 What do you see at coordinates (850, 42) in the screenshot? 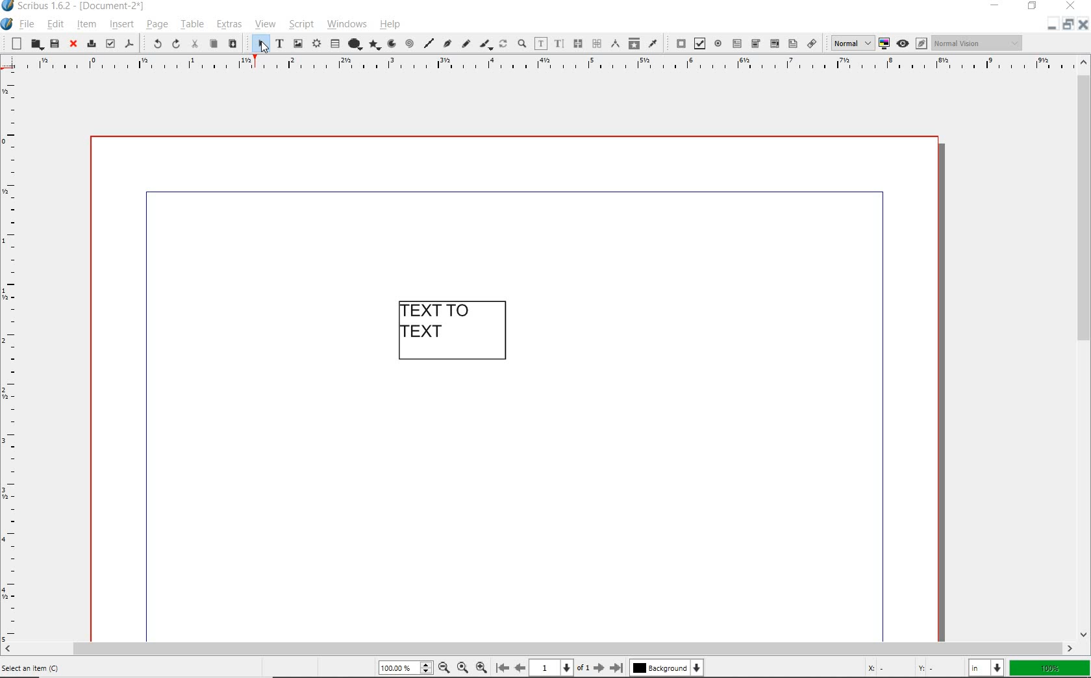
I see `select image preview quality` at bounding box center [850, 42].